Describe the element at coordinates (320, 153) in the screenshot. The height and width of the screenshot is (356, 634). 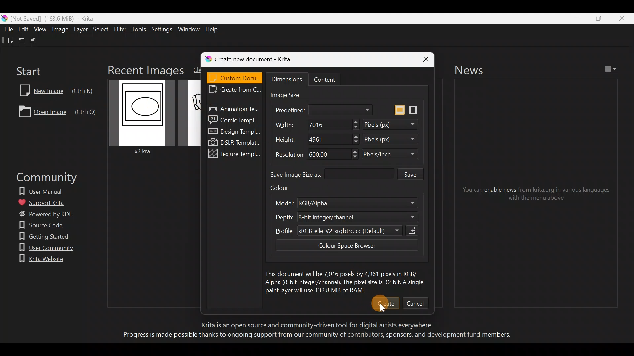
I see `600.00` at that location.